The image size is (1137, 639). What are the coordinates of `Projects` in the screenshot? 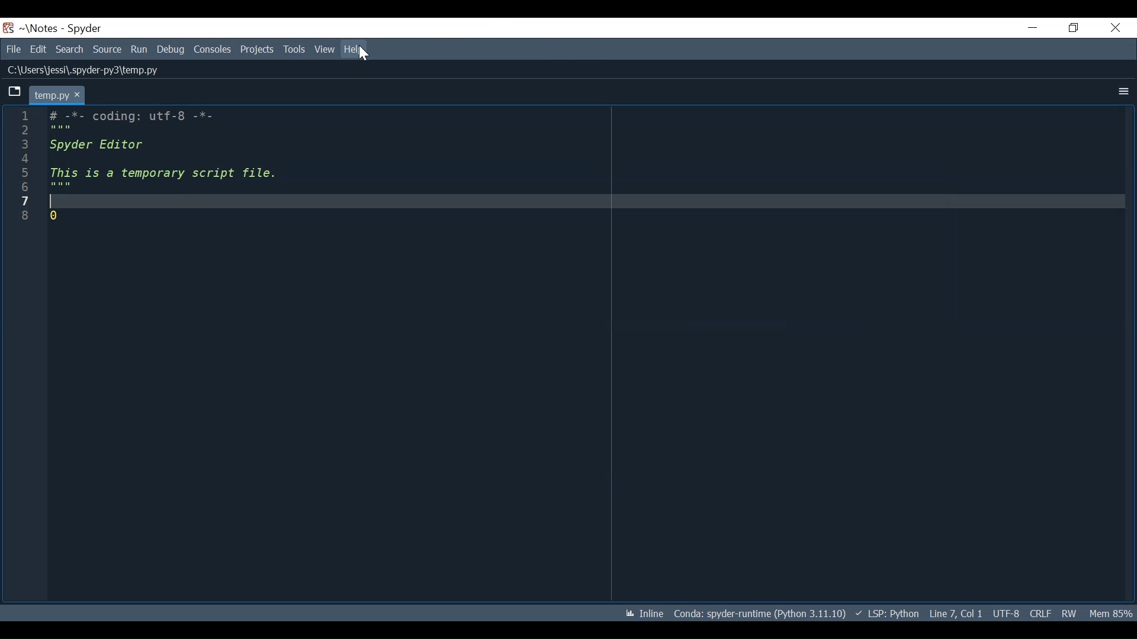 It's located at (257, 49).